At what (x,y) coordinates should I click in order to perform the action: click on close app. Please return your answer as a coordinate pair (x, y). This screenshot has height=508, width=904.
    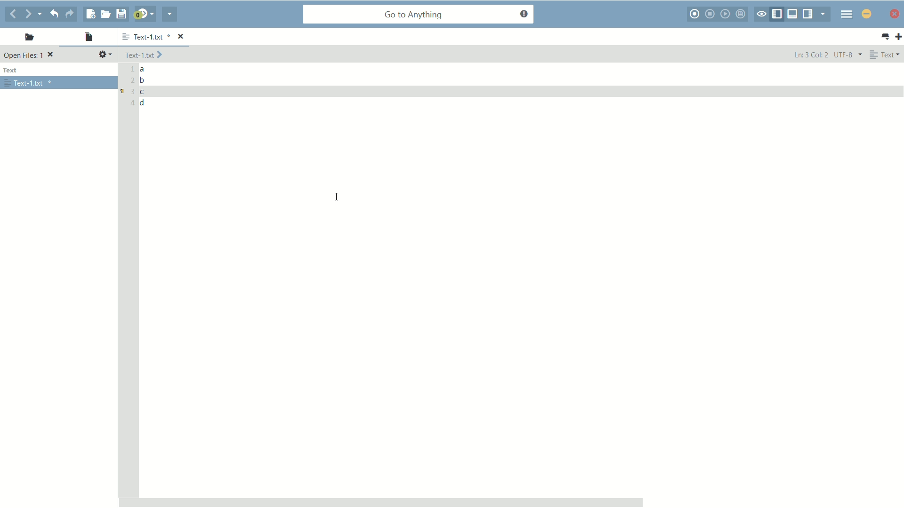
    Looking at the image, I should click on (866, 13).